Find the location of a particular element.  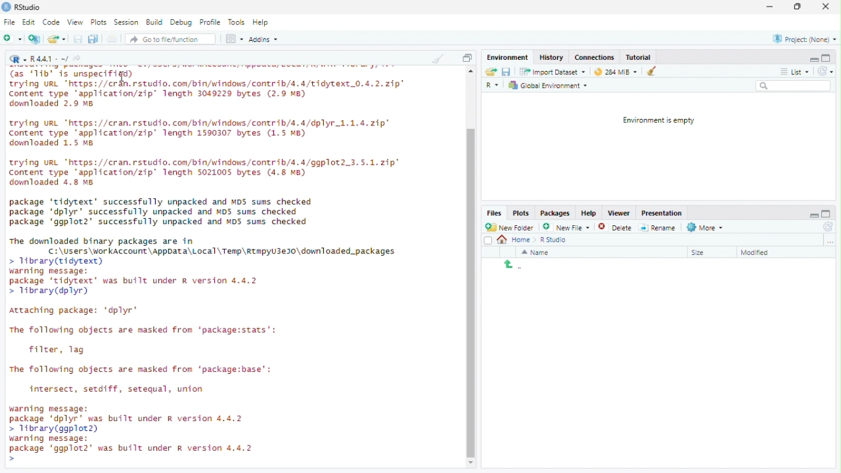

Tutorial is located at coordinates (639, 57).